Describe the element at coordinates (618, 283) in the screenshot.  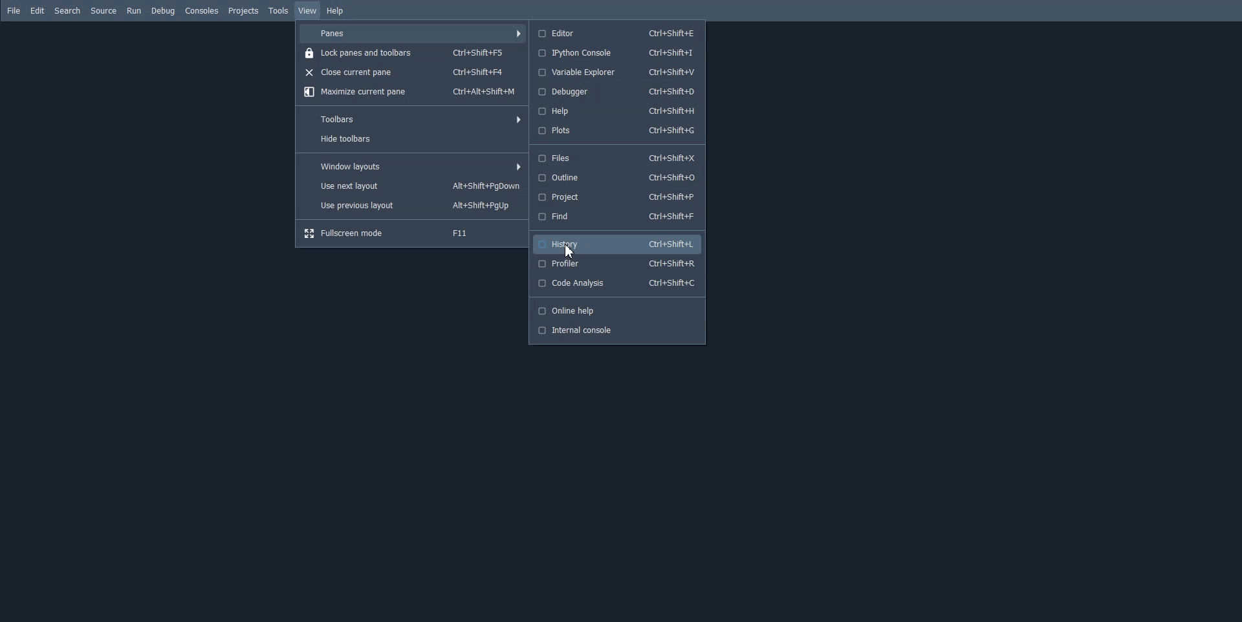
I see `code Analysis` at that location.